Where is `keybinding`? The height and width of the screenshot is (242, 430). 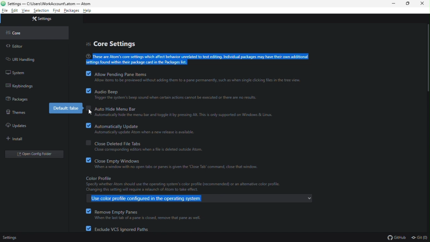 keybinding is located at coordinates (19, 86).